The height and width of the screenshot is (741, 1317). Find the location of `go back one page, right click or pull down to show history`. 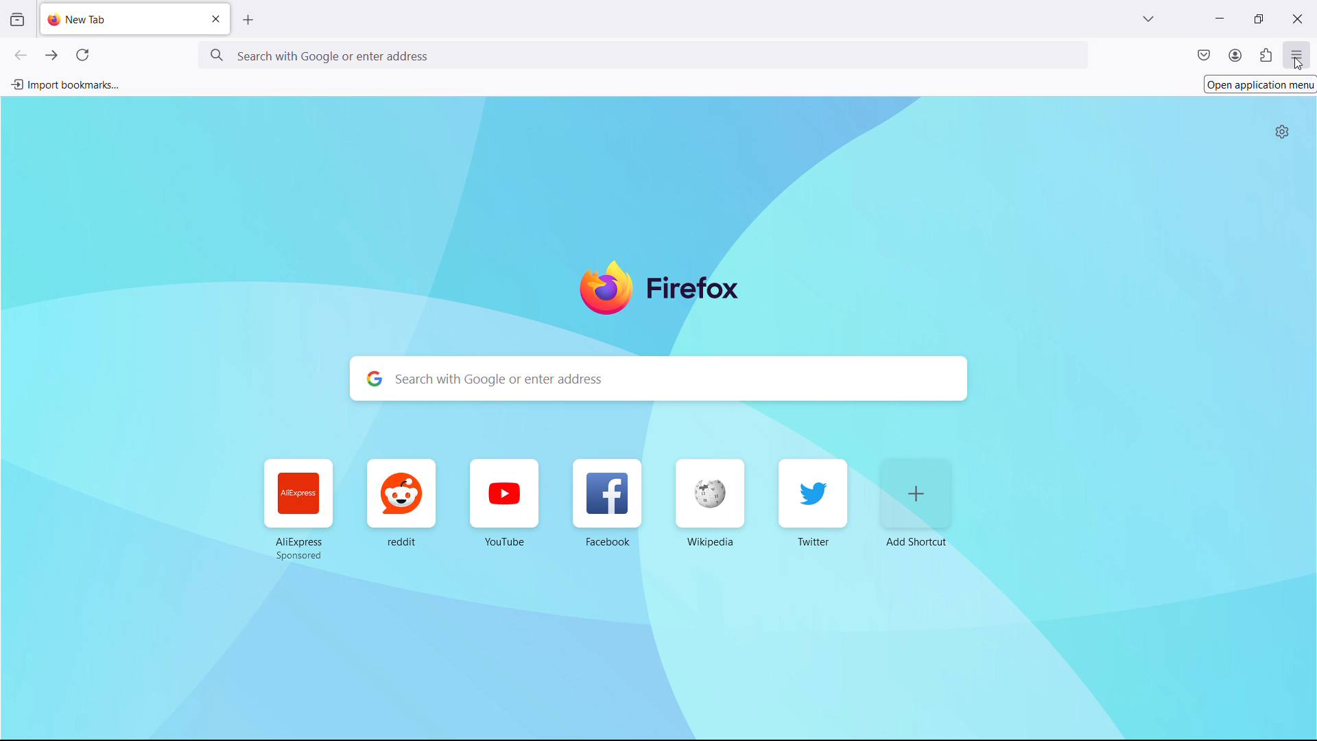

go back one page, right click or pull down to show history is located at coordinates (20, 55).